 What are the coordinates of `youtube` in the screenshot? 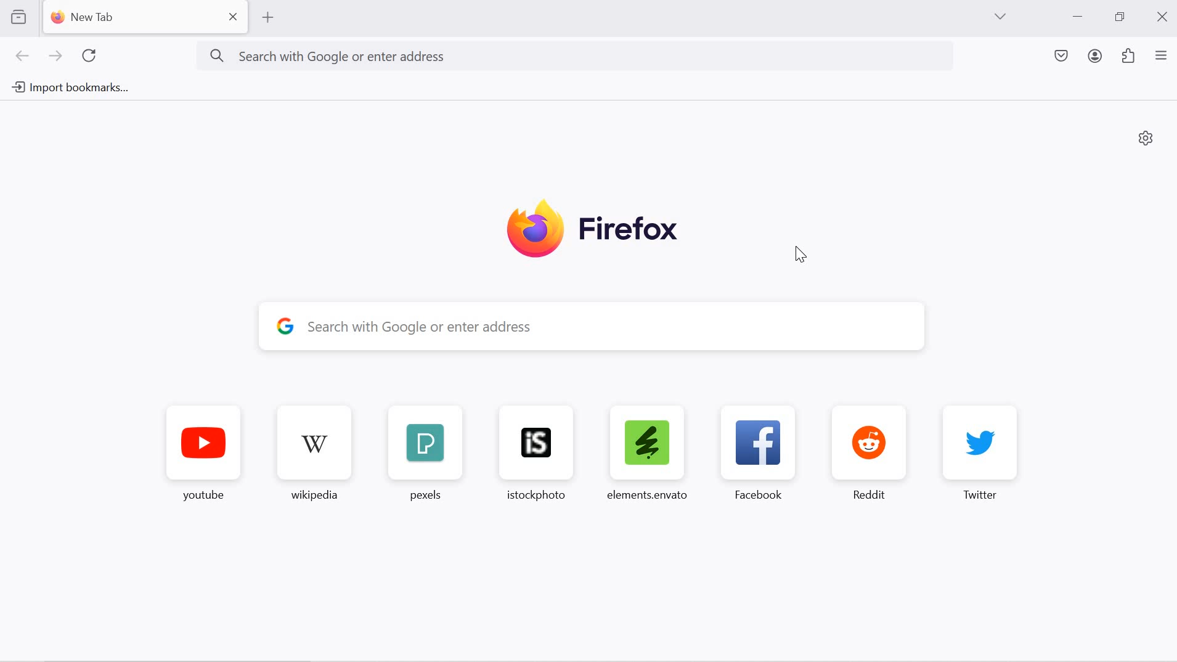 It's located at (197, 456).